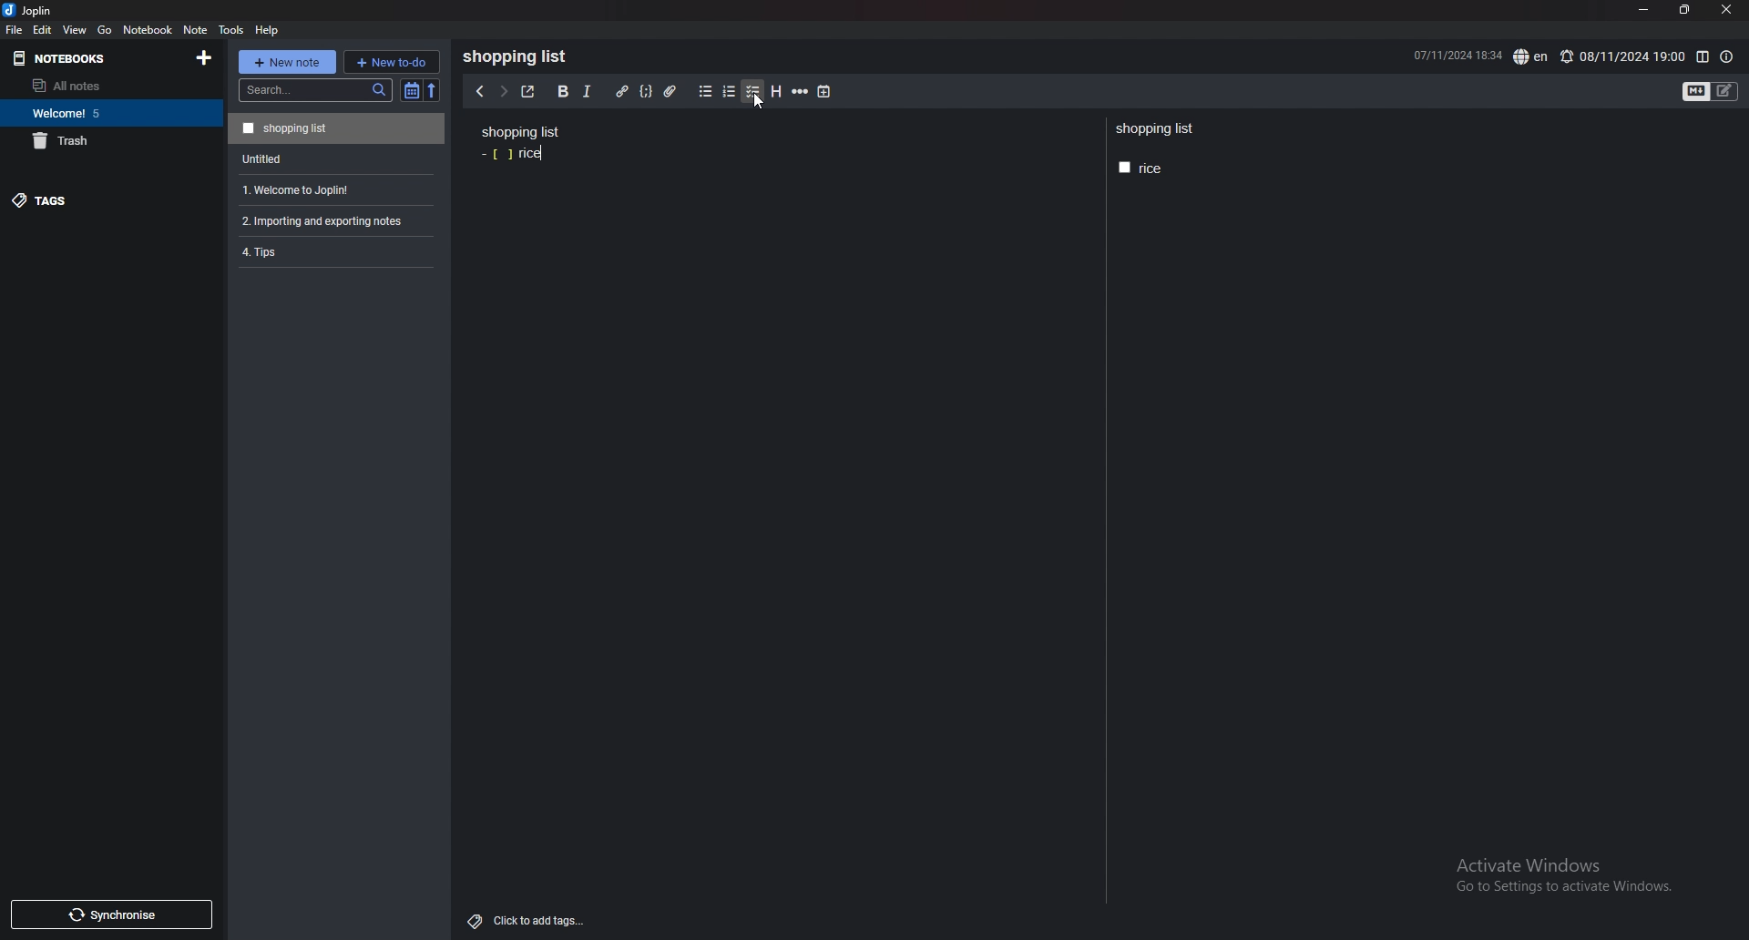  What do you see at coordinates (521, 131) in the screenshot?
I see `Shopping list` at bounding box center [521, 131].